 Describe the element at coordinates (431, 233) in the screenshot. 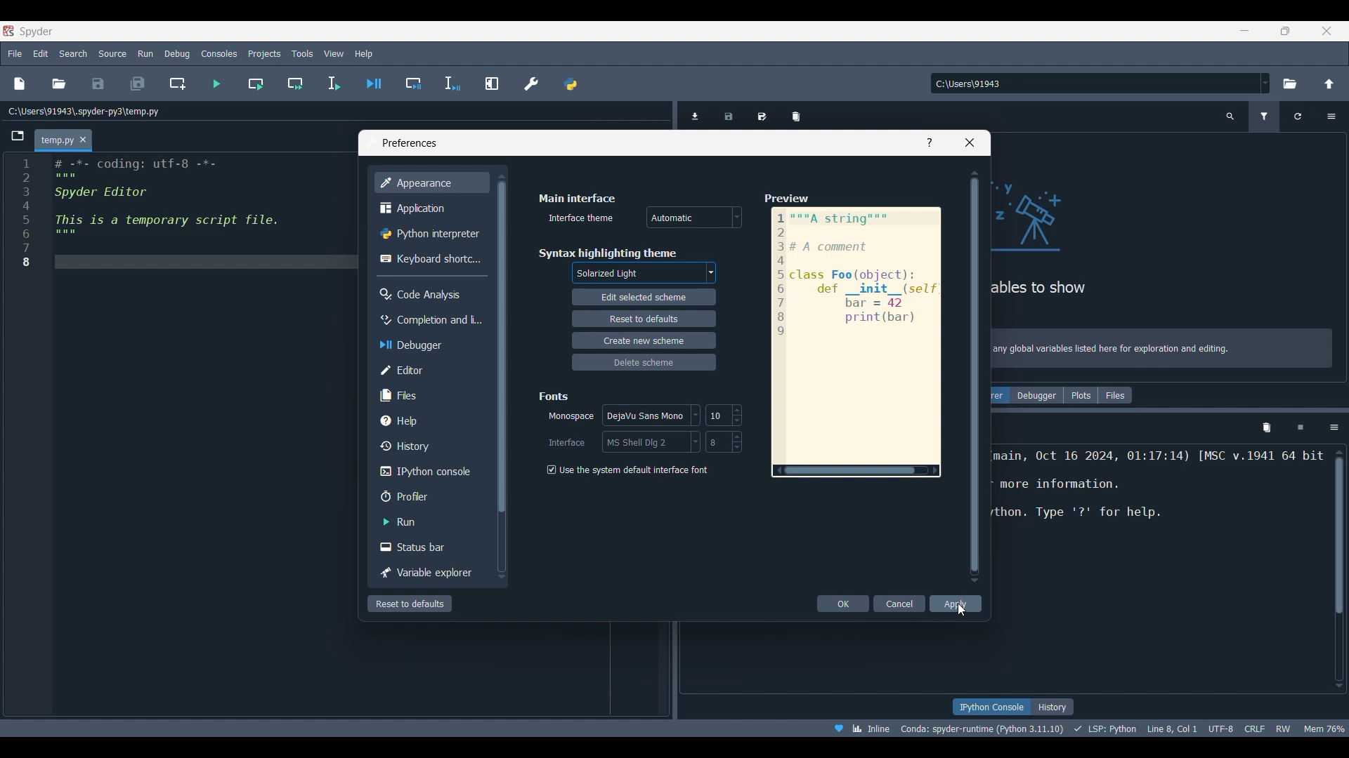

I see `Python interpreter` at that location.